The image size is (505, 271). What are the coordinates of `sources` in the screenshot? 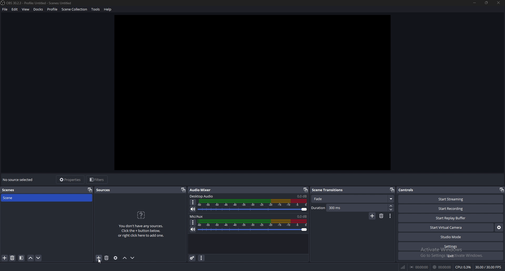 It's located at (106, 190).